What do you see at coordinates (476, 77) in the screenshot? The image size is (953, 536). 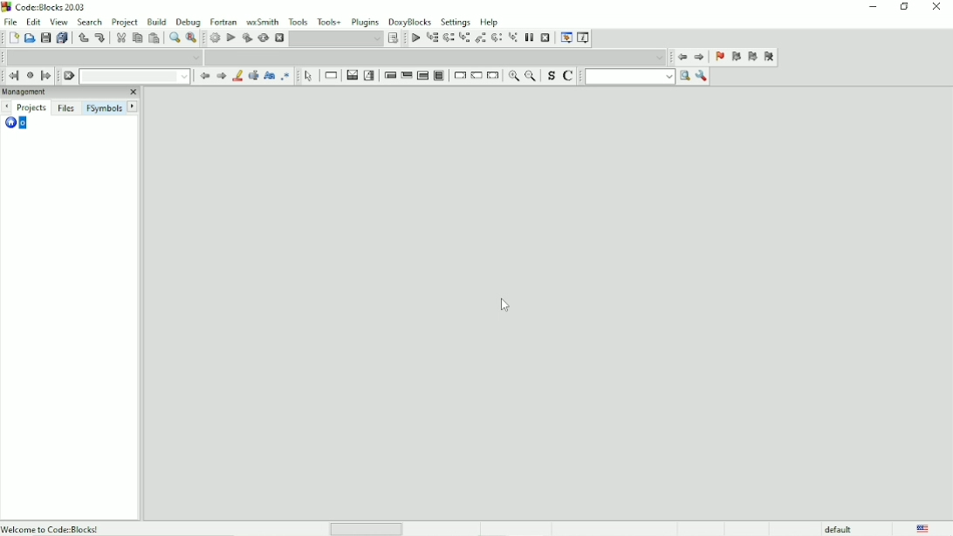 I see `Continue instruction` at bounding box center [476, 77].